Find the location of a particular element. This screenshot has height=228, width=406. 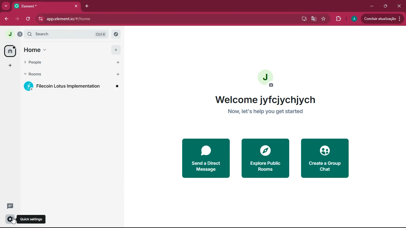

welcome jyfcjychjych is located at coordinates (265, 99).